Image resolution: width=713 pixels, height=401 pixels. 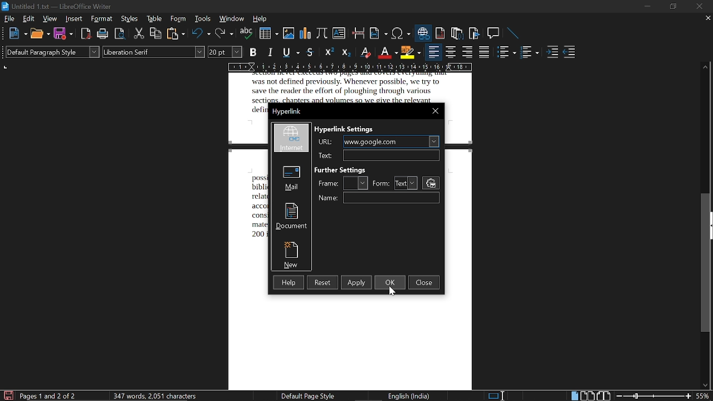 I want to click on strikethrough, so click(x=310, y=52).